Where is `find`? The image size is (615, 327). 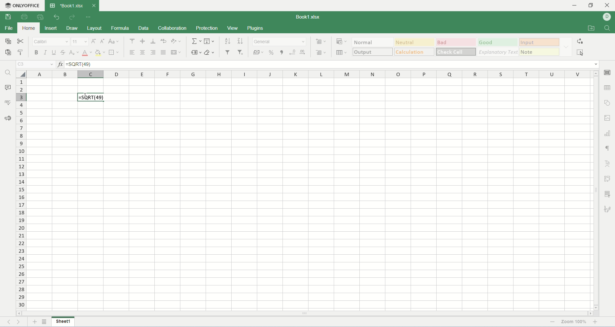 find is located at coordinates (8, 73).